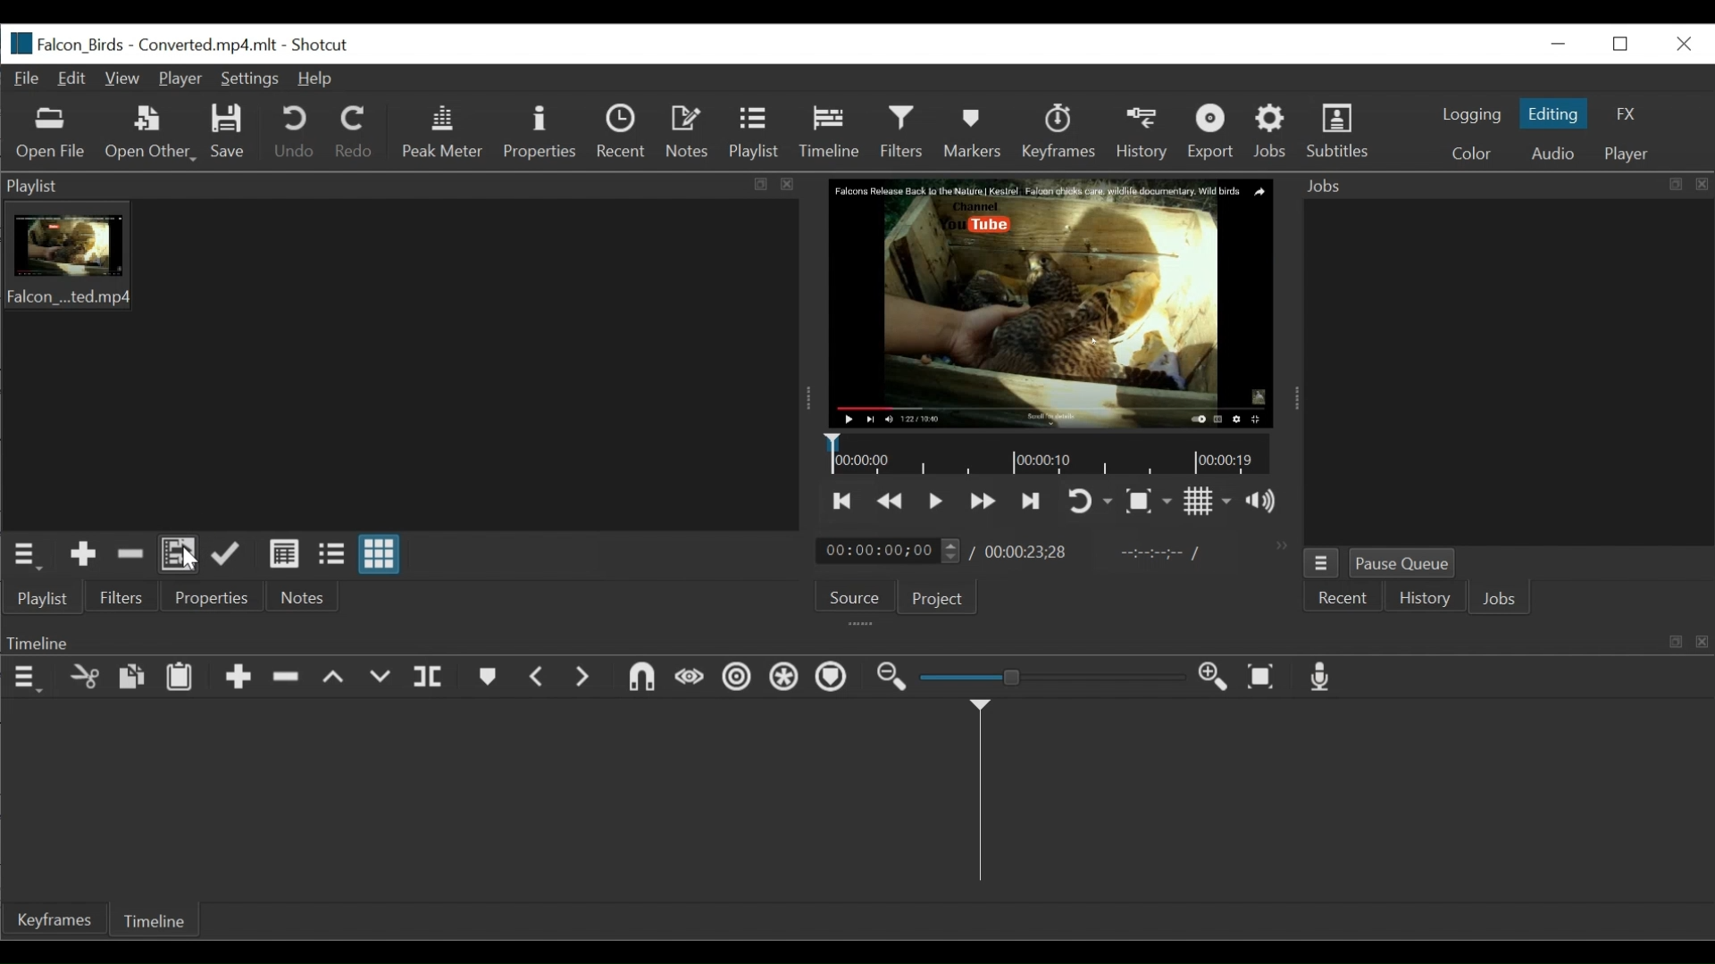 This screenshot has height=964, width=1715. I want to click on Scrub while dragging, so click(690, 678).